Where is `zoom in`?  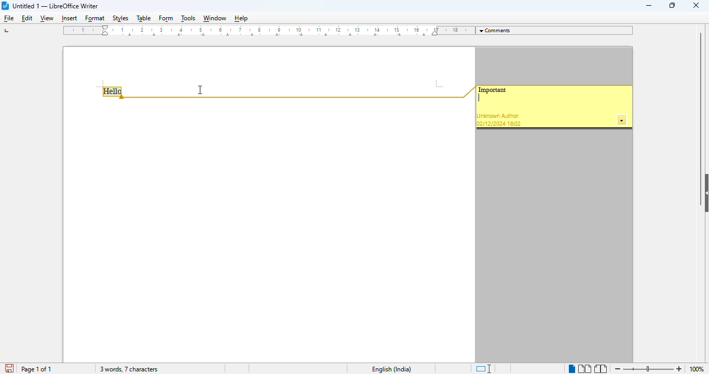
zoom in is located at coordinates (679, 369).